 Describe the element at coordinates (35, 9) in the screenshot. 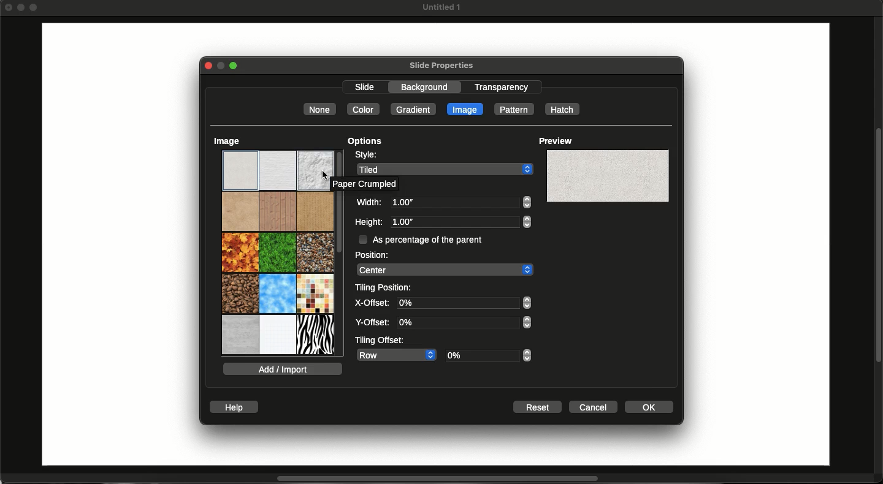

I see `Maximize` at that location.